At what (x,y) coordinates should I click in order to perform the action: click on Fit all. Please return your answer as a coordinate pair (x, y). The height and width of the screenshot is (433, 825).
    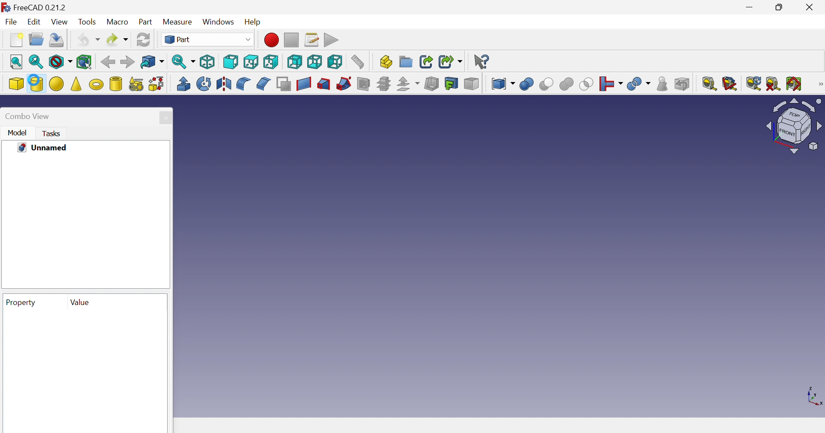
    Looking at the image, I should click on (16, 60).